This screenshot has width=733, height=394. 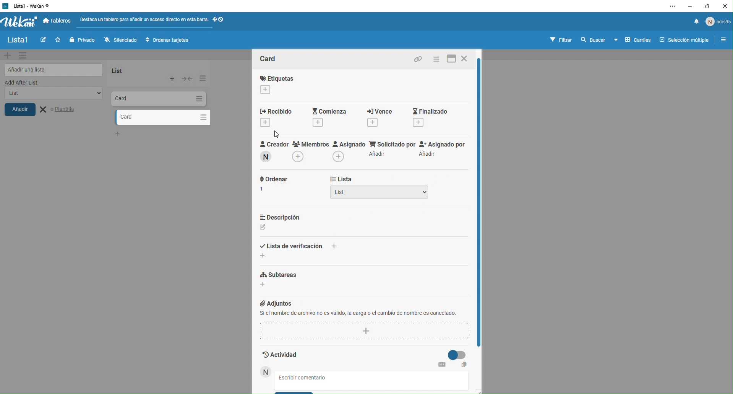 I want to click on add after list, so click(x=45, y=83).